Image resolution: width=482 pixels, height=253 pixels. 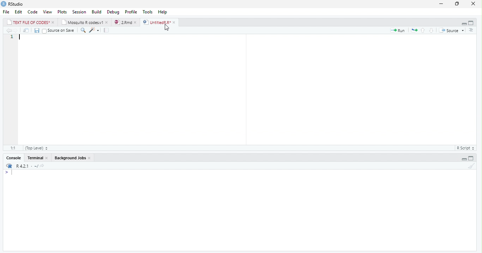 What do you see at coordinates (107, 23) in the screenshot?
I see `close` at bounding box center [107, 23].